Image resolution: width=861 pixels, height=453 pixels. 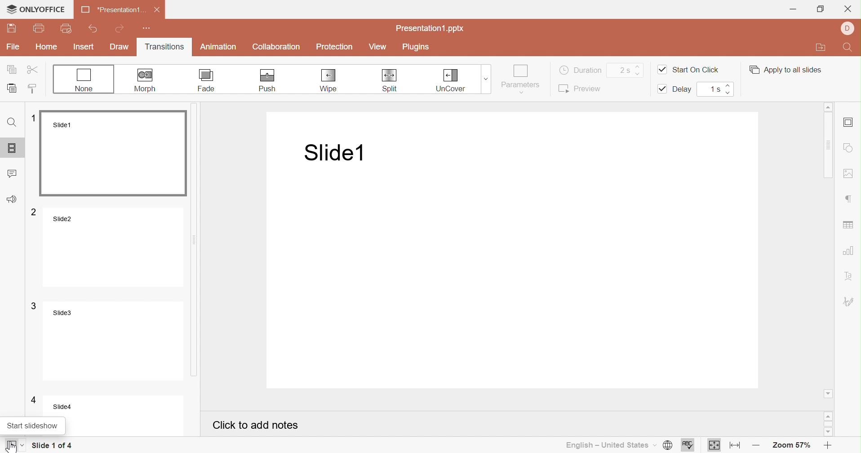 What do you see at coordinates (218, 47) in the screenshot?
I see `Animation` at bounding box center [218, 47].